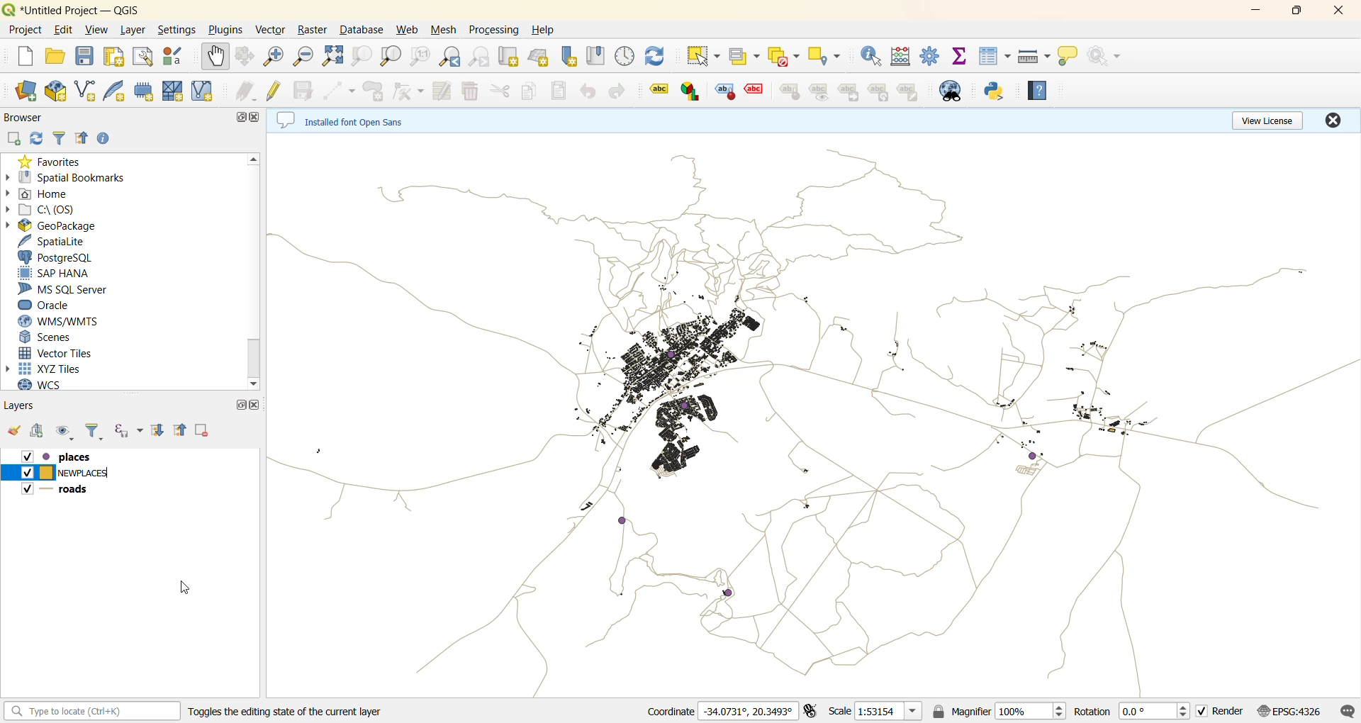  Describe the element at coordinates (62, 456) in the screenshot. I see `places` at that location.